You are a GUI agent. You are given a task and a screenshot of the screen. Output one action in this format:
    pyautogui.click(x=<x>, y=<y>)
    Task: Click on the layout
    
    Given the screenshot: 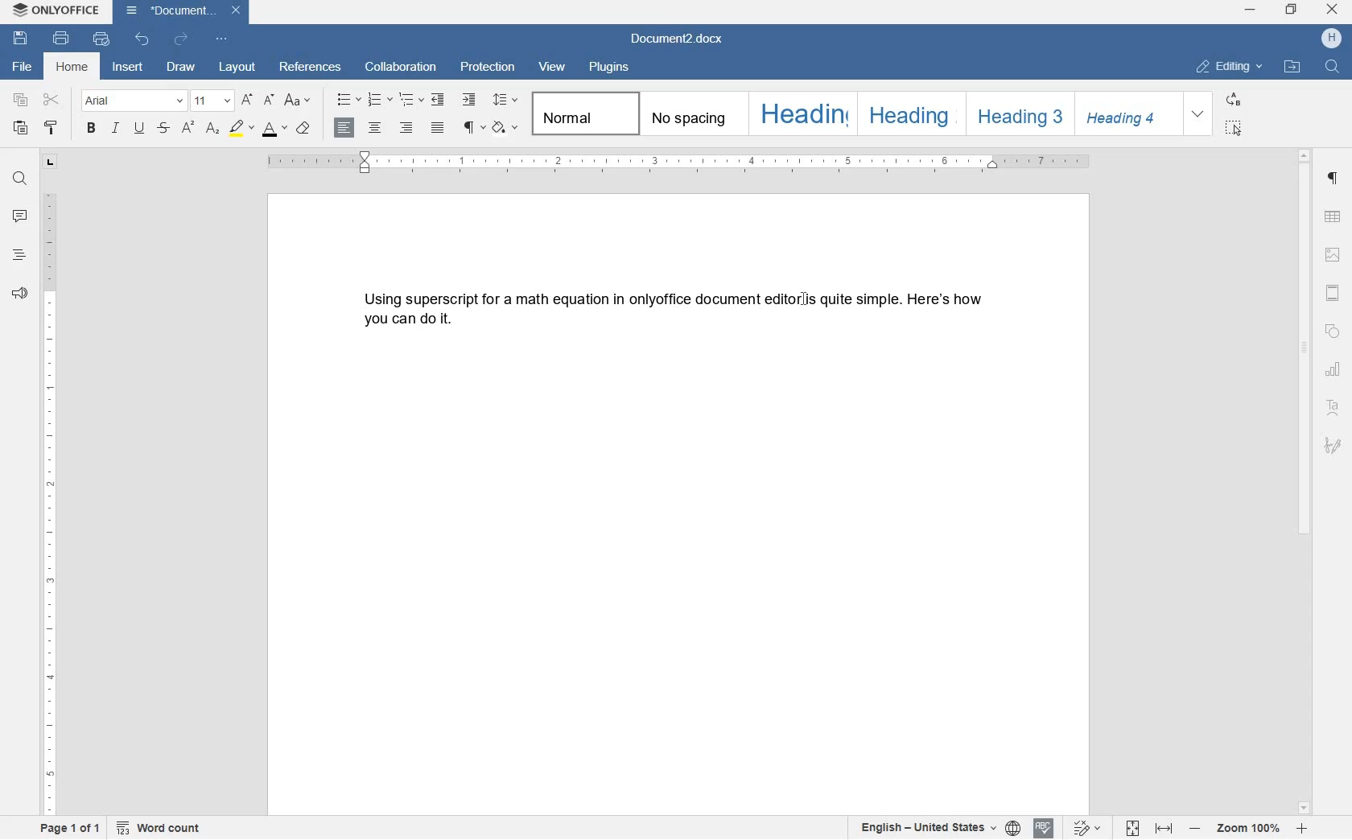 What is the action you would take?
    pyautogui.click(x=239, y=68)
    